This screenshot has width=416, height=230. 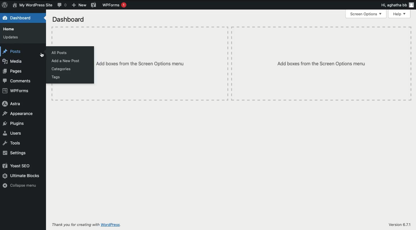 I want to click on Hi user, so click(x=398, y=5).